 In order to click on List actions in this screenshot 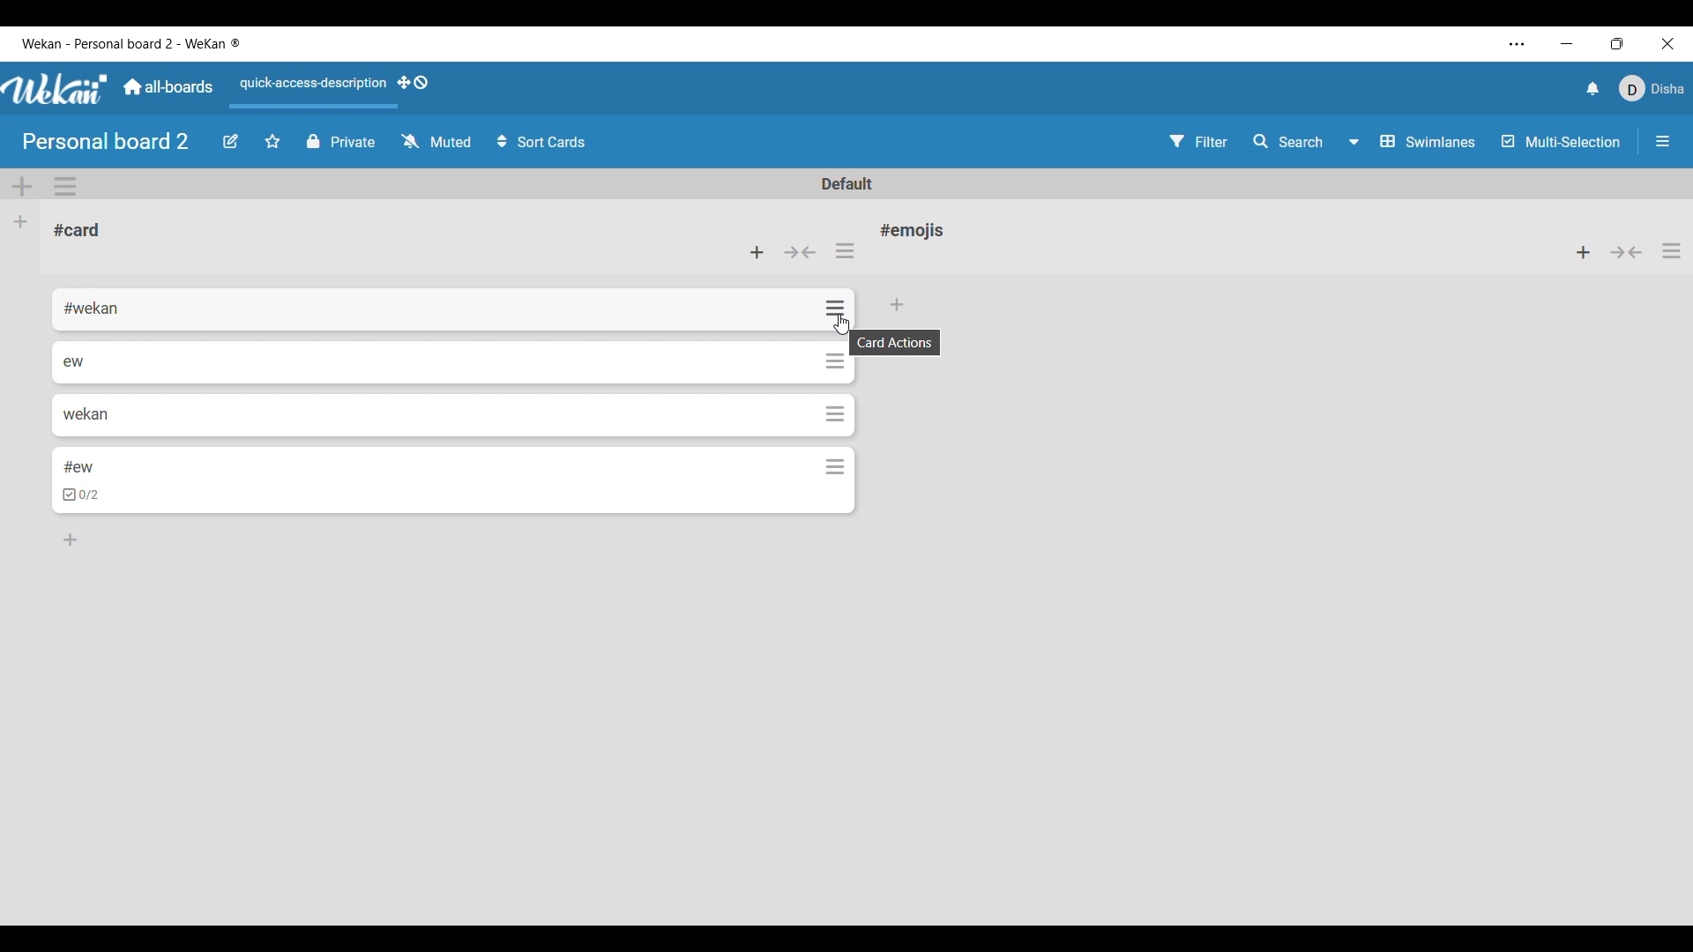, I will do `click(845, 250)`.